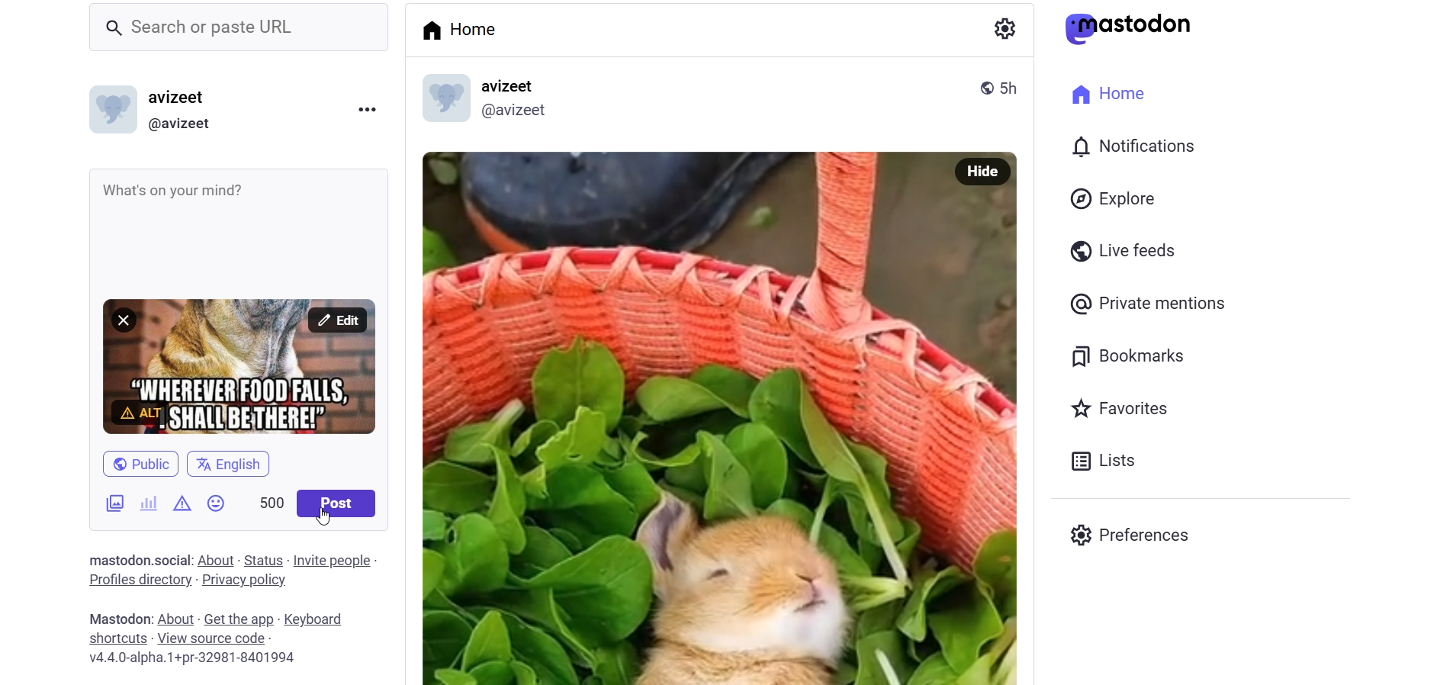 The width and height of the screenshot is (1437, 685). What do you see at coordinates (1136, 355) in the screenshot?
I see `bookmark` at bounding box center [1136, 355].